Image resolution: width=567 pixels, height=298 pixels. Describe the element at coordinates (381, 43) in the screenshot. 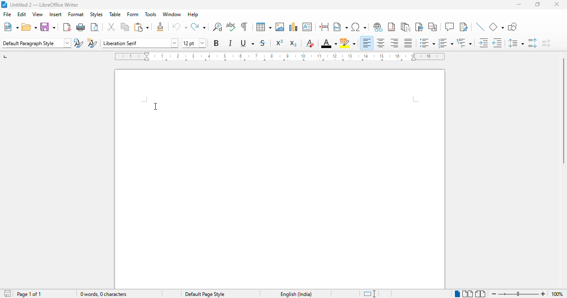

I see `align center` at that location.